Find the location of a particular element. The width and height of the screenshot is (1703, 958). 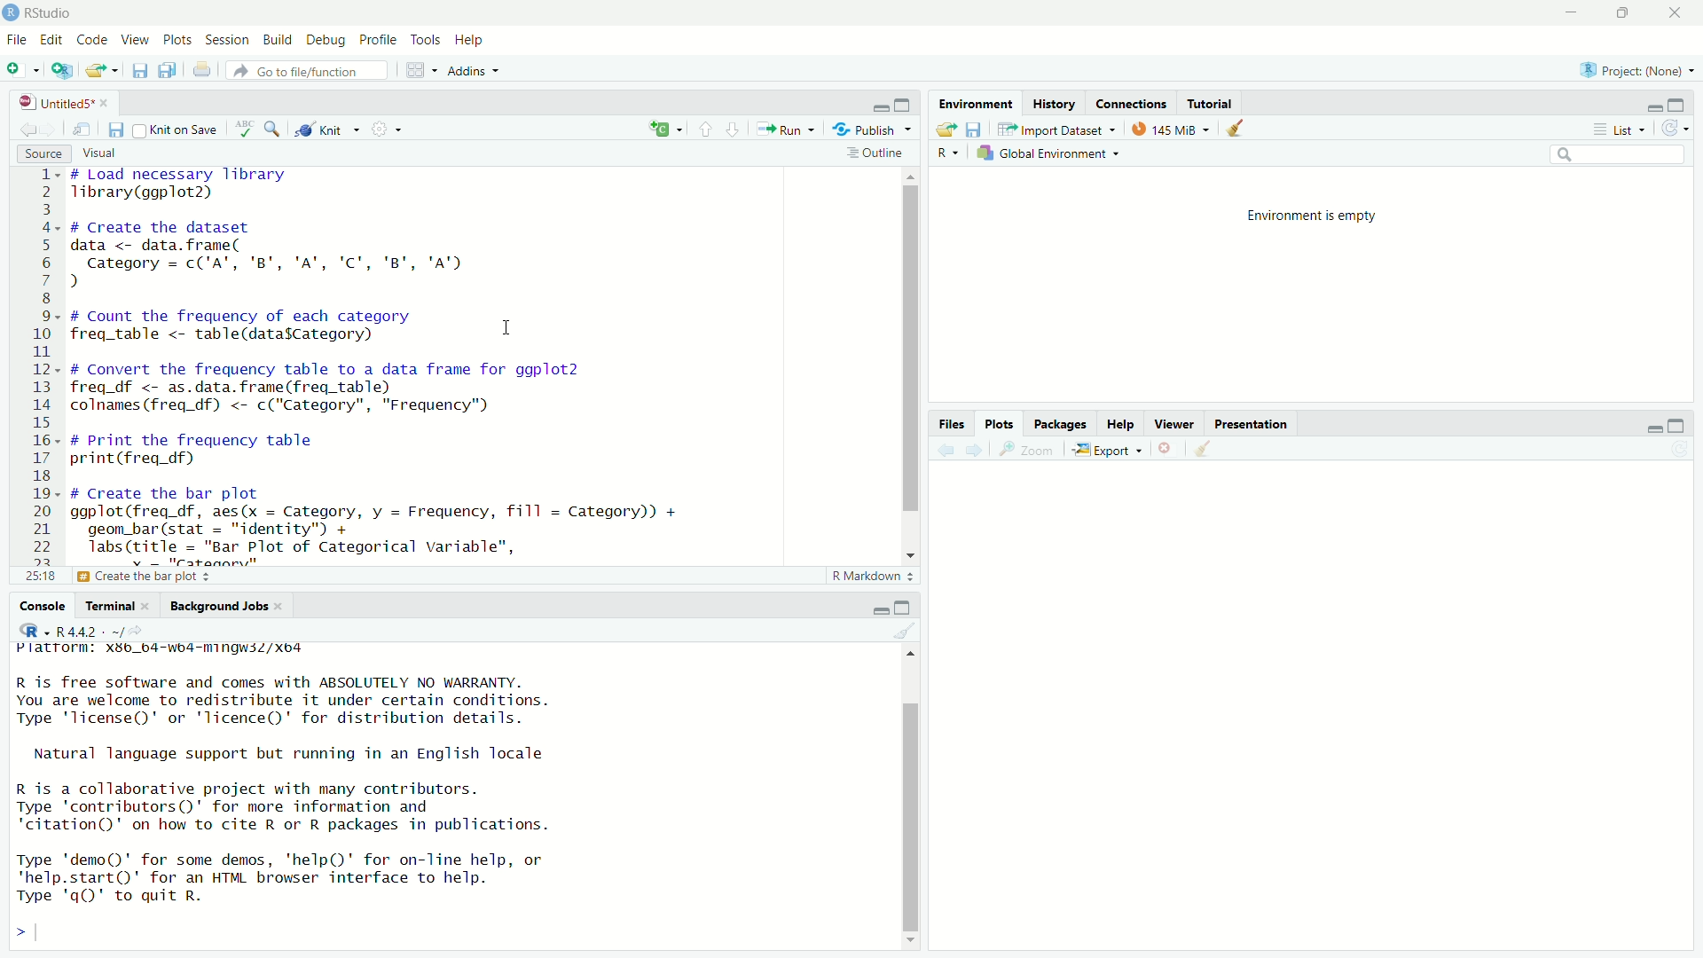

next is located at coordinates (980, 451).